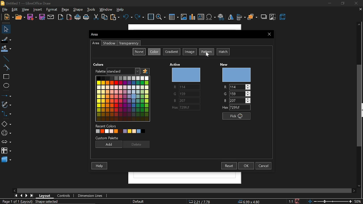 This screenshot has height=204, width=363. What do you see at coordinates (60, 17) in the screenshot?
I see `export` at bounding box center [60, 17].